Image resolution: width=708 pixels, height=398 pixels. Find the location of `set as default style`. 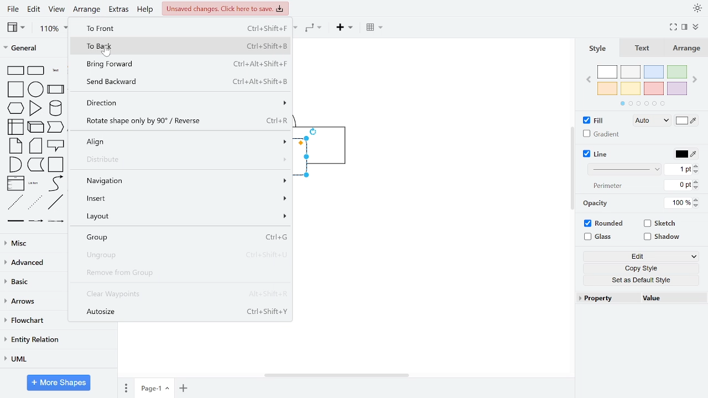

set as default style is located at coordinates (638, 280).